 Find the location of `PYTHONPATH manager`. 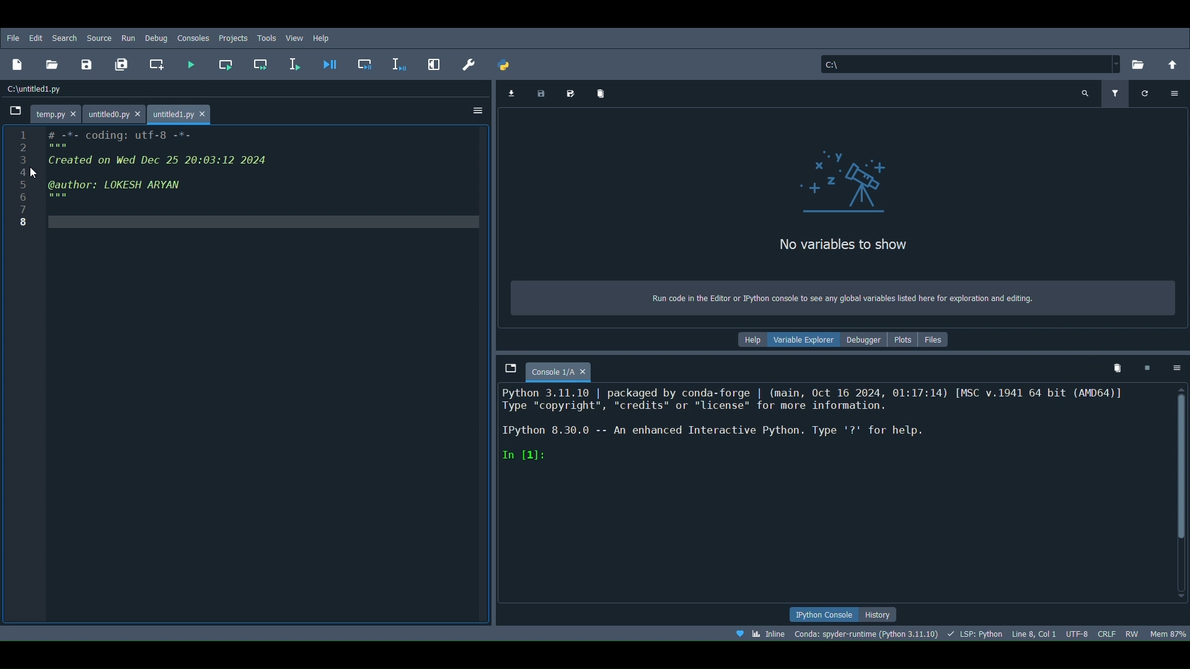

PYTHONPATH manager is located at coordinates (506, 62).